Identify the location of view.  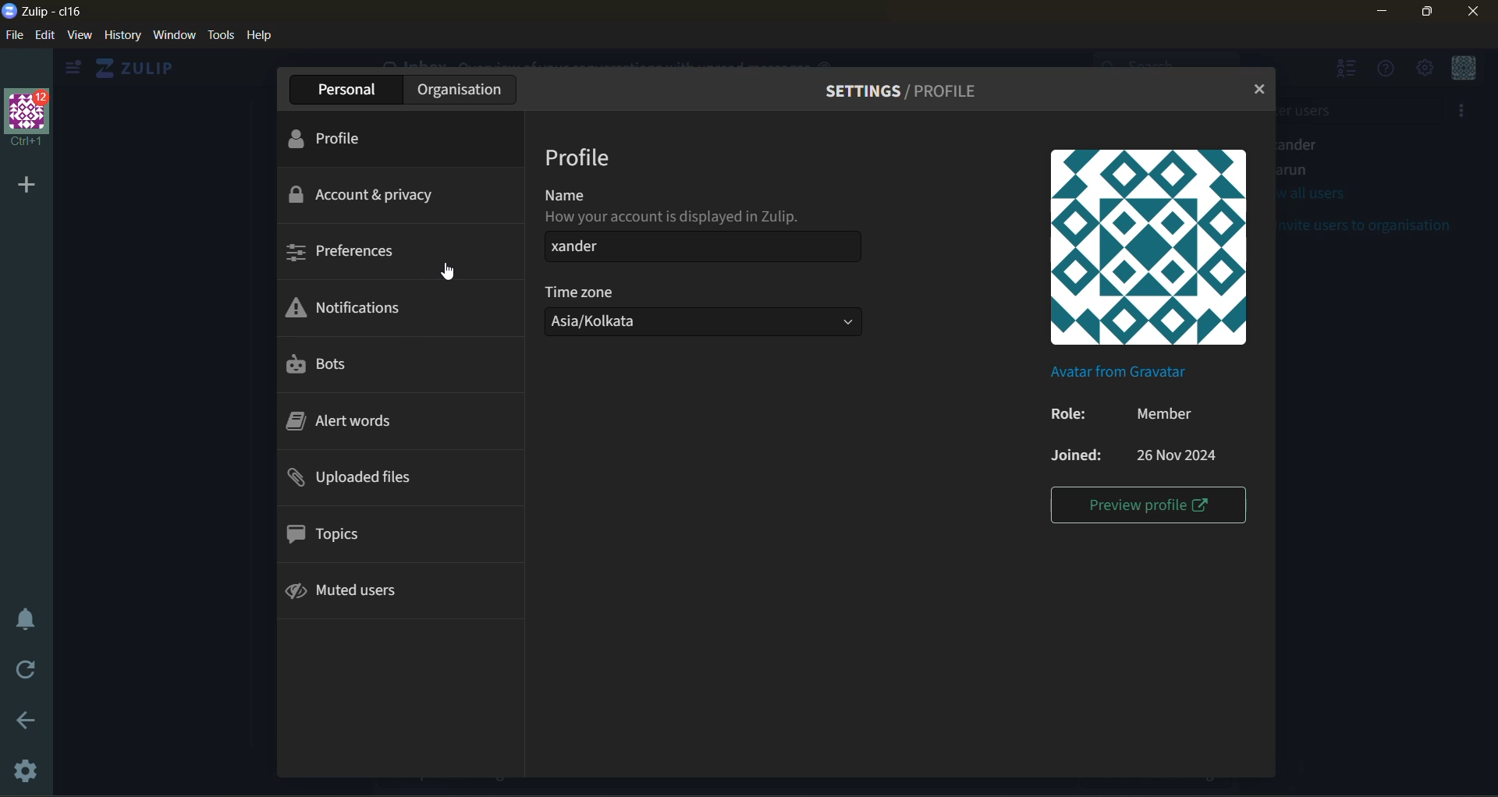
(82, 37).